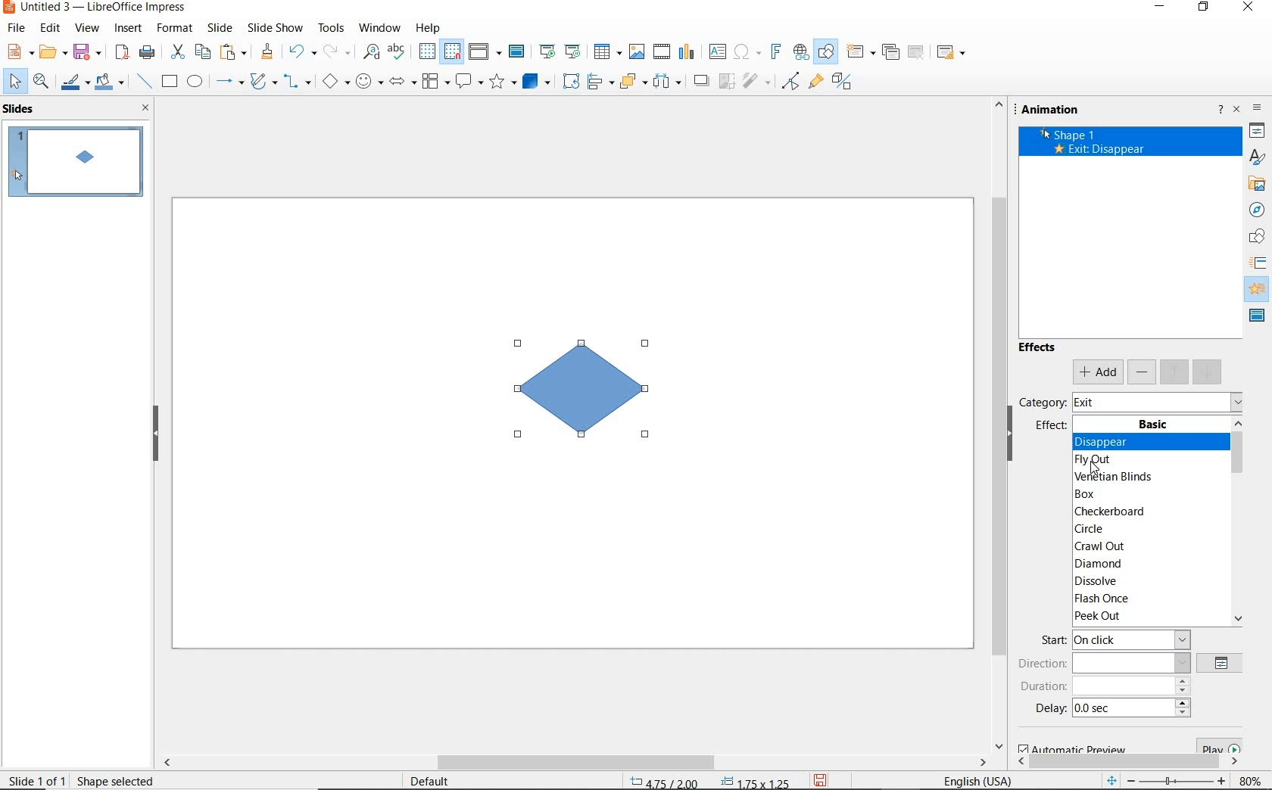 The height and width of the screenshot is (790, 1272). Describe the element at coordinates (890, 52) in the screenshot. I see `duplicate slide` at that location.